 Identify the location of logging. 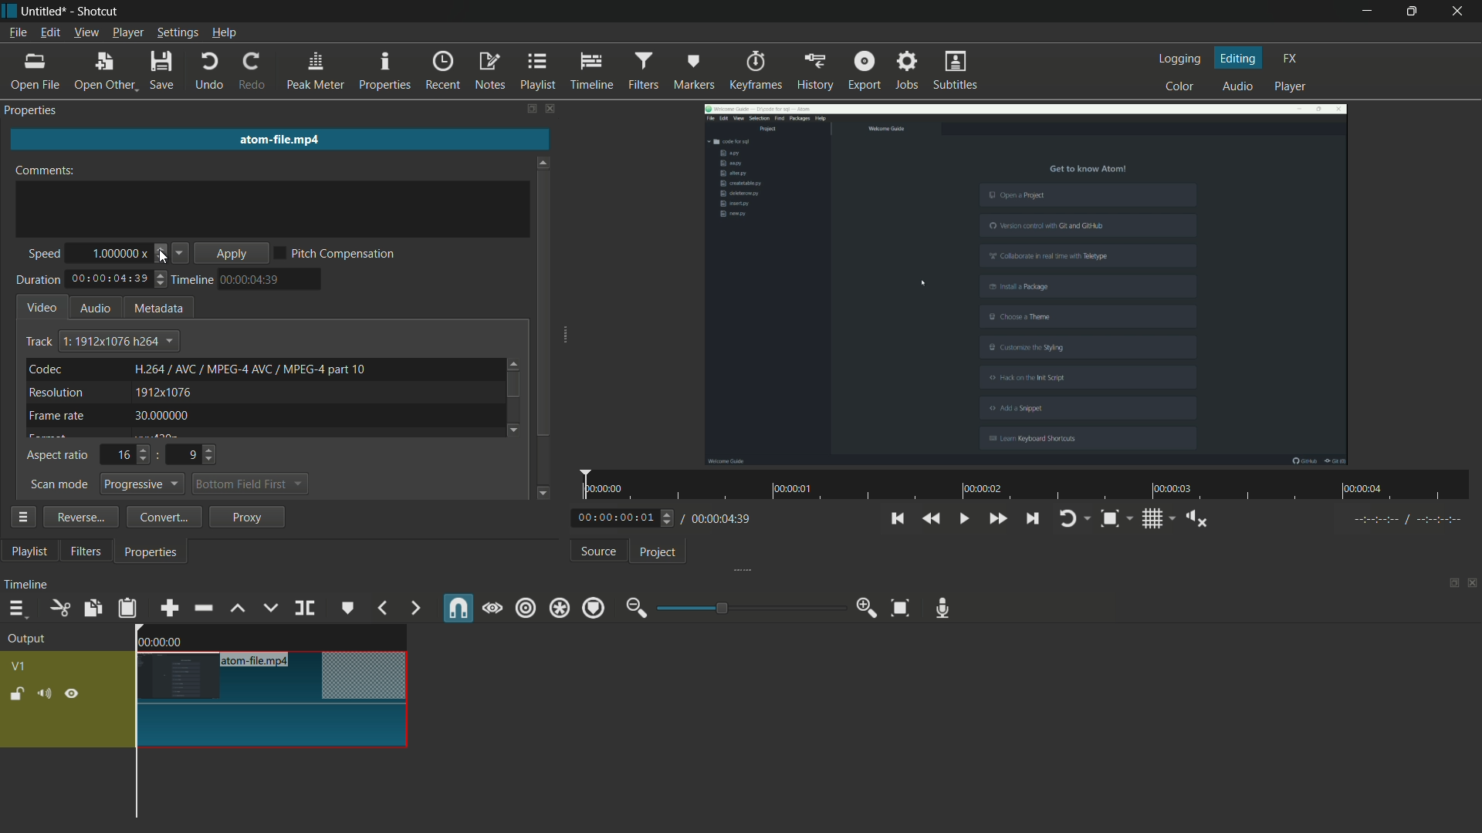
(1182, 59).